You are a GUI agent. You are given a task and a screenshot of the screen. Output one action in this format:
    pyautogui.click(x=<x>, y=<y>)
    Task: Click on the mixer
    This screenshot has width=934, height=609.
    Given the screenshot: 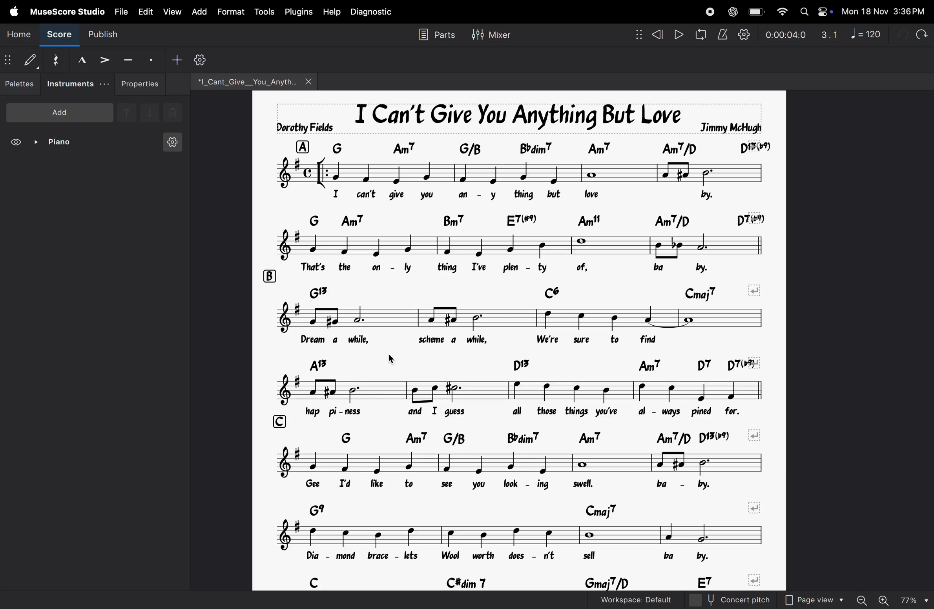 What is the action you would take?
    pyautogui.click(x=490, y=33)
    